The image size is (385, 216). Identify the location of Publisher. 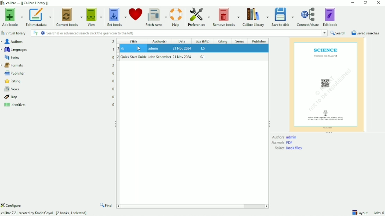
(259, 41).